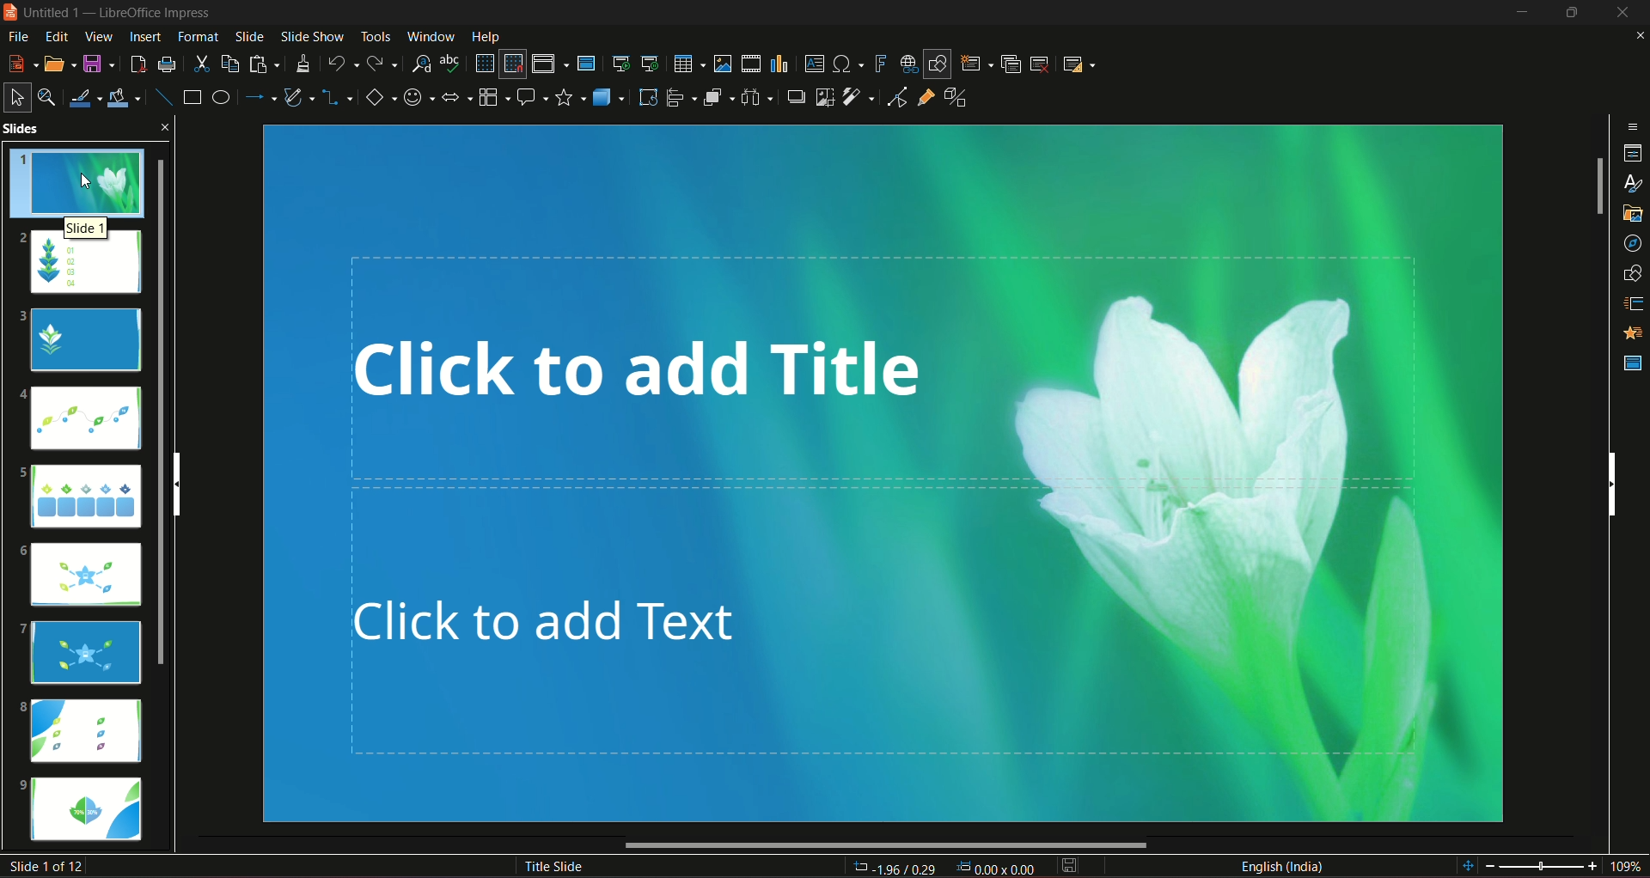 The width and height of the screenshot is (1650, 878). Describe the element at coordinates (857, 97) in the screenshot. I see `filter` at that location.